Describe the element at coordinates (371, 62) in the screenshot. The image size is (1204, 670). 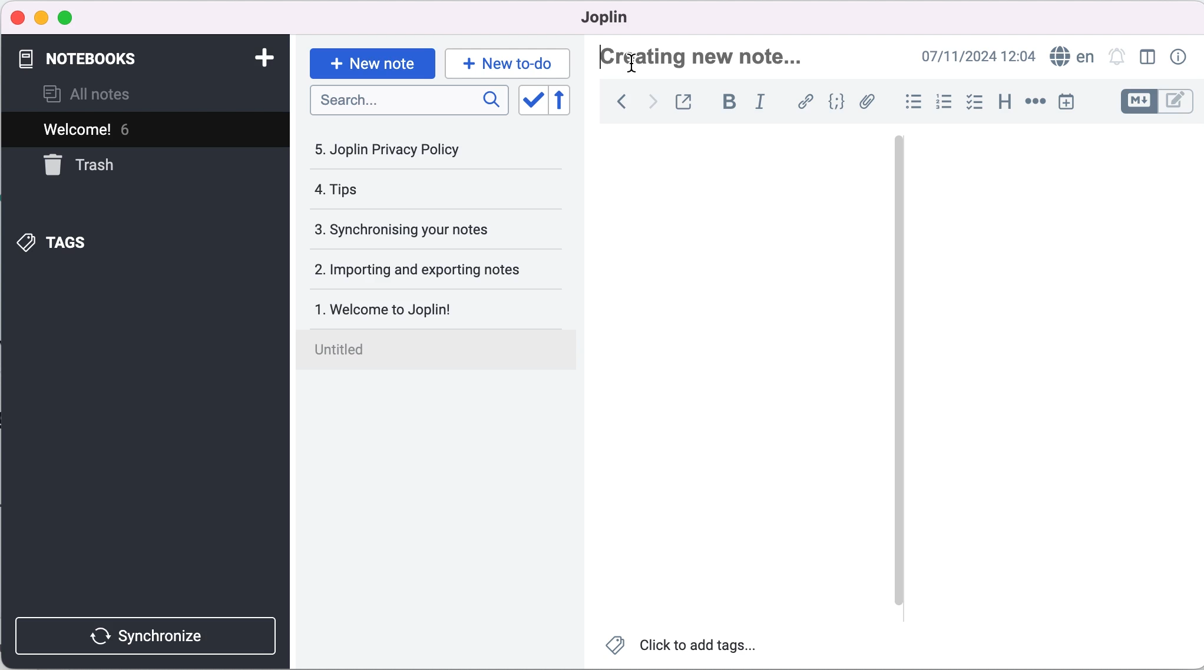
I see `new note` at that location.